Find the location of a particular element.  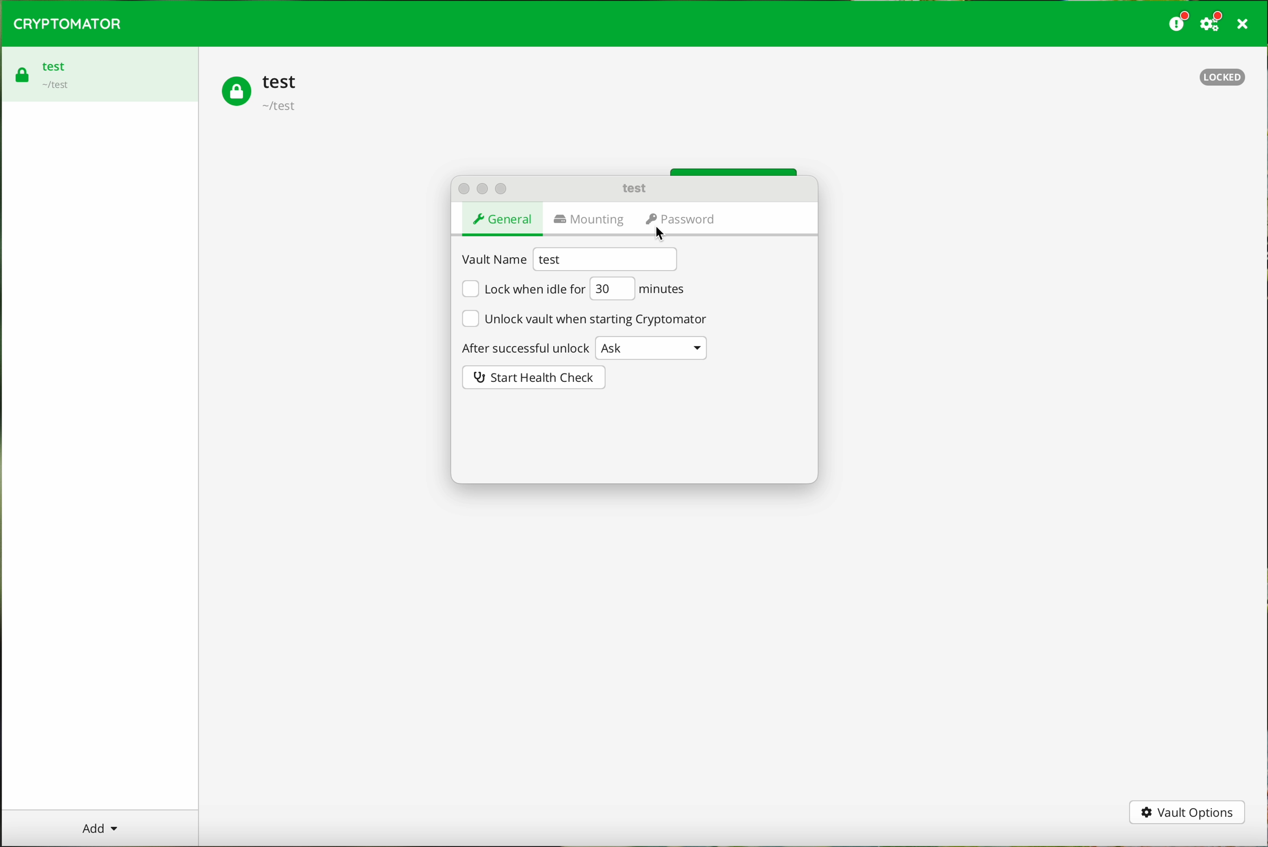

after successful unlock is located at coordinates (524, 347).